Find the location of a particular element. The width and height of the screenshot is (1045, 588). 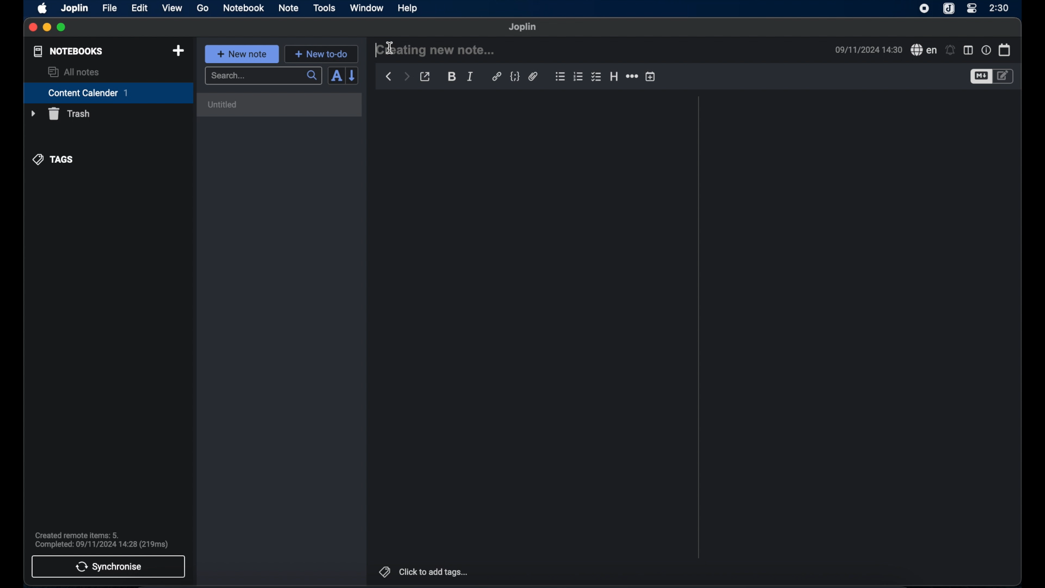

notebook is located at coordinates (243, 8).